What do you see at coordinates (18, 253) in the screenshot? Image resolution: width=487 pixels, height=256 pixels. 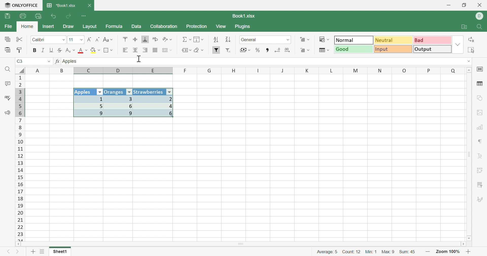 I see `Next` at bounding box center [18, 253].